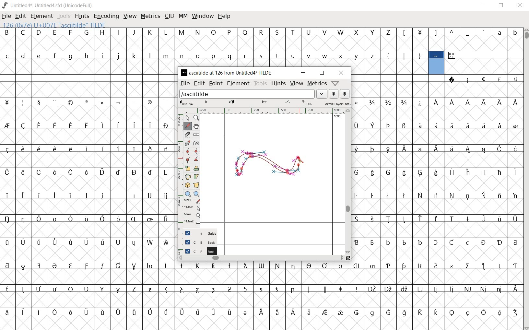  What do you see at coordinates (526, 179) in the screenshot?
I see `SCROLLBAR` at bounding box center [526, 179].